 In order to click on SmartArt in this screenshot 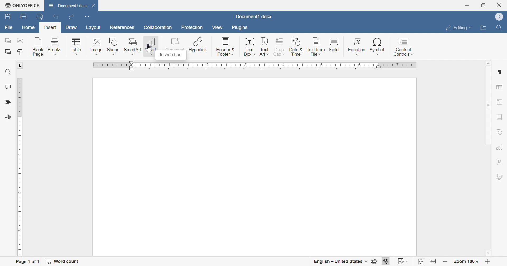, I will do `click(133, 46)`.